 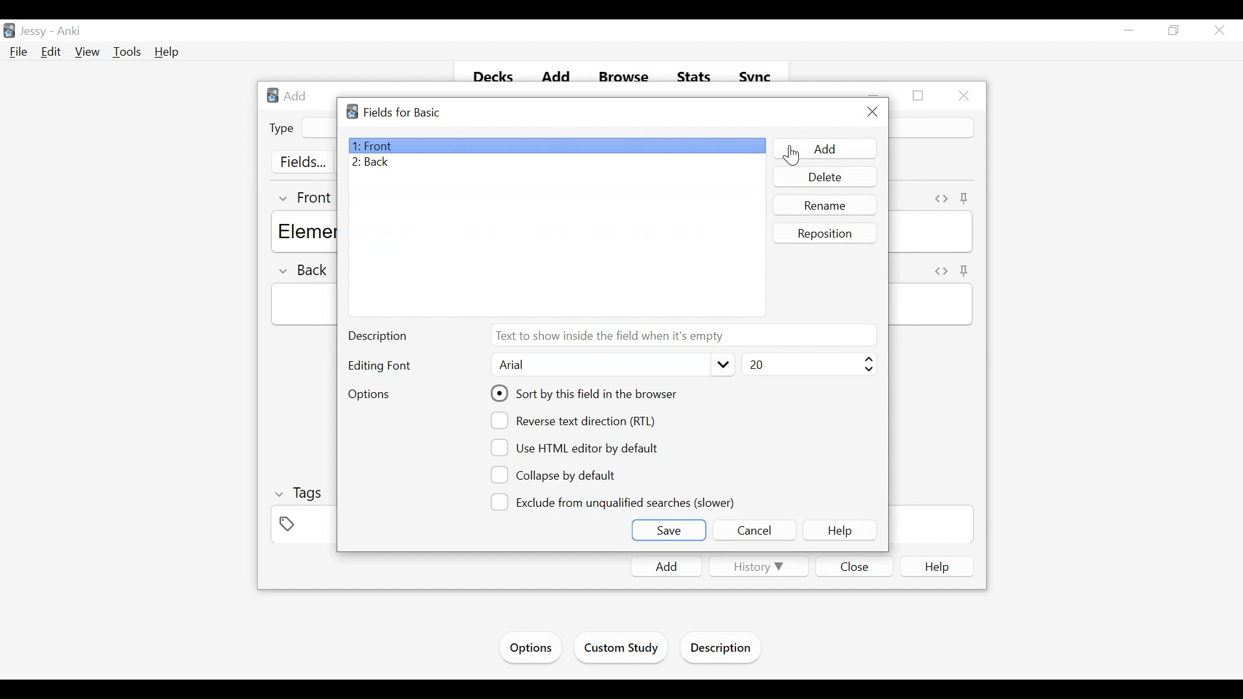 What do you see at coordinates (69, 32) in the screenshot?
I see `Anki` at bounding box center [69, 32].